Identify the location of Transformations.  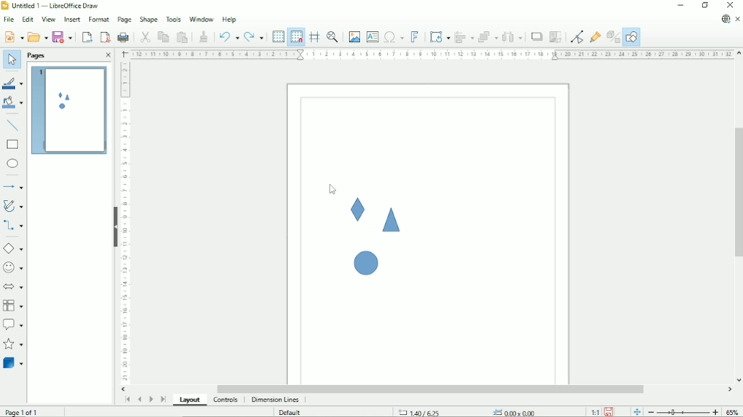
(440, 37).